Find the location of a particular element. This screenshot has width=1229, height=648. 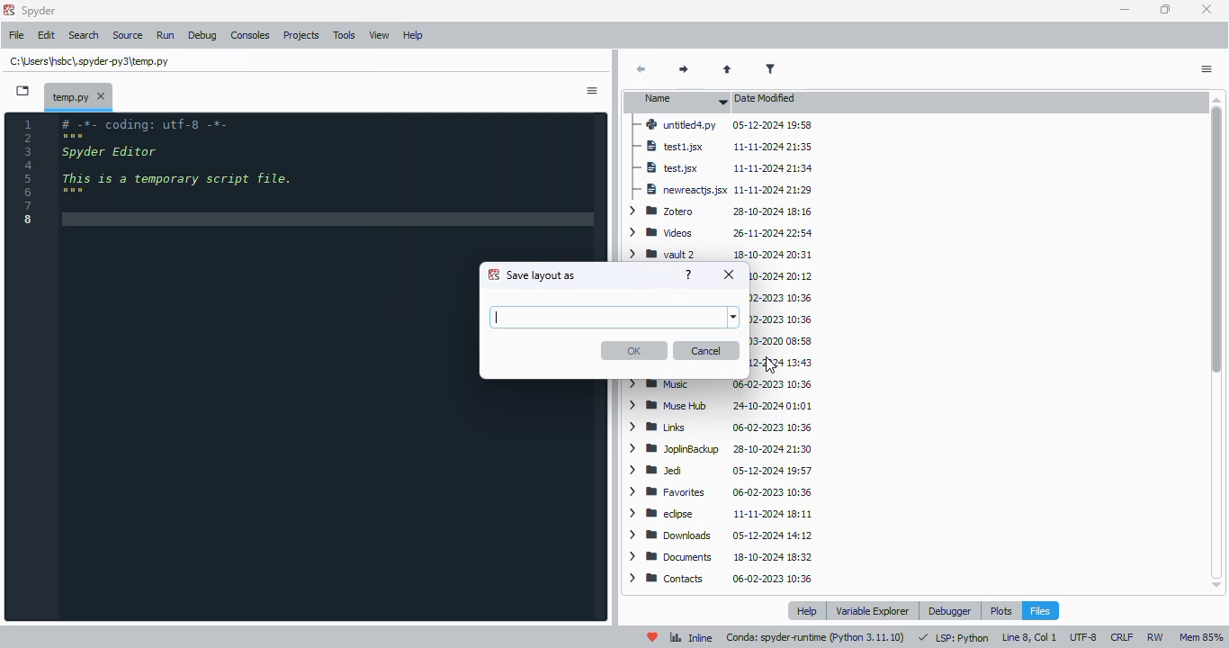

view is located at coordinates (380, 36).